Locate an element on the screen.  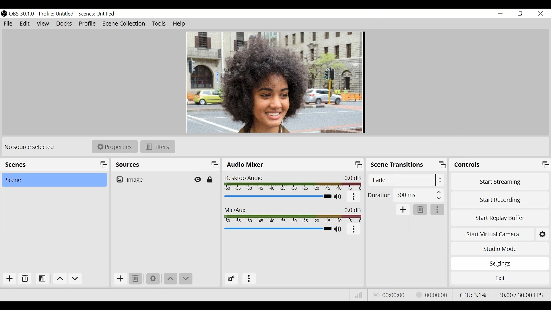
Filter is located at coordinates (158, 147).